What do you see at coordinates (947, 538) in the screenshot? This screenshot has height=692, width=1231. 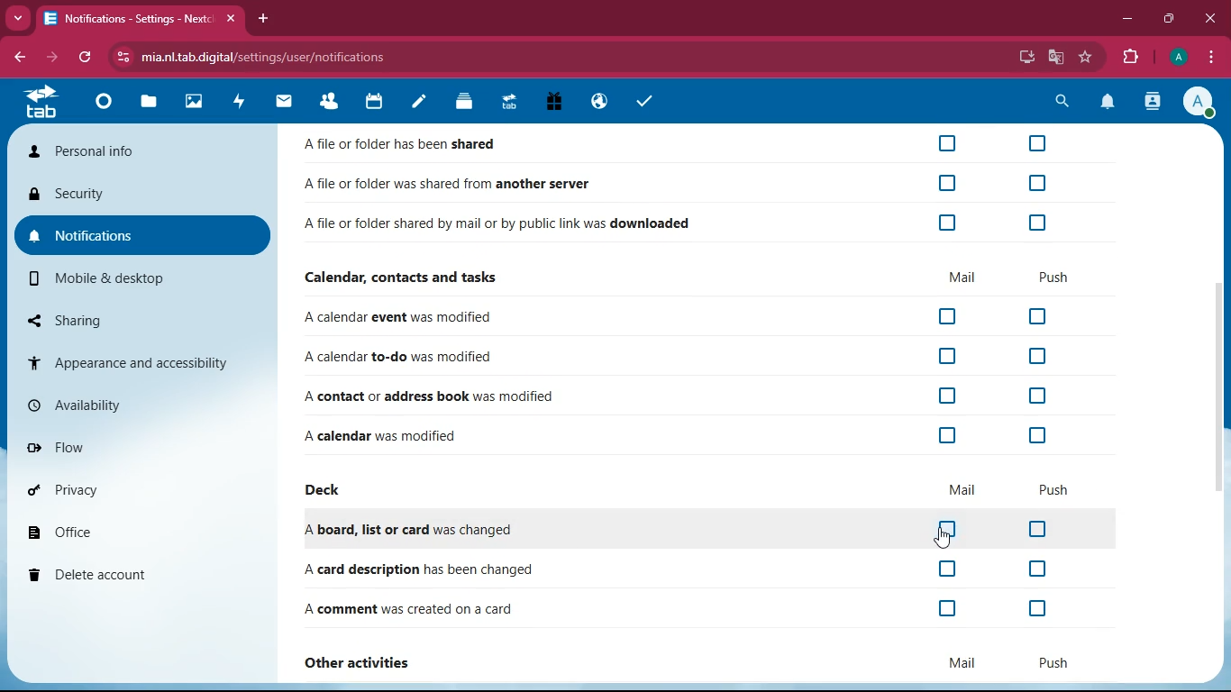 I see `cursor` at bounding box center [947, 538].